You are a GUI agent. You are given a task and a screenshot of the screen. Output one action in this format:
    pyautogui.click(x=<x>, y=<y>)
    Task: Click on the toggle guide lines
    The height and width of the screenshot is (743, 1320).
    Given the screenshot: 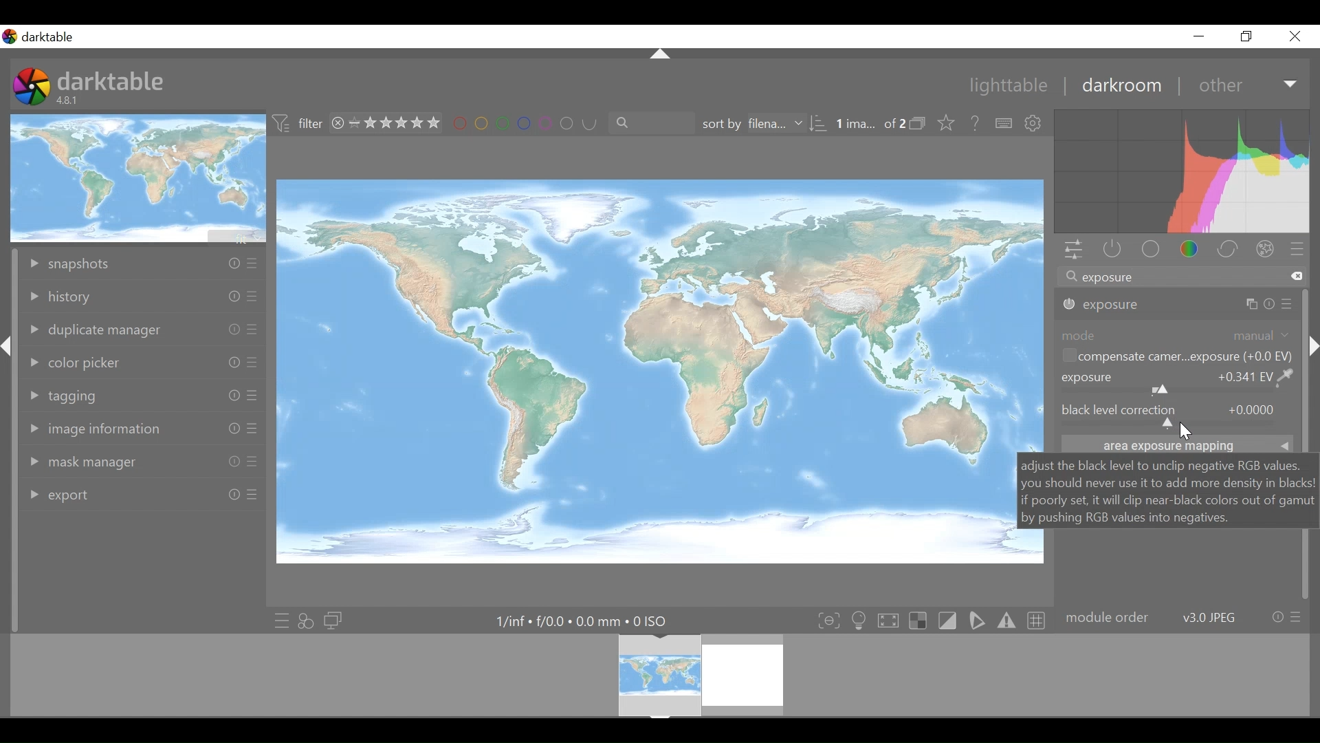 What is the action you would take?
    pyautogui.click(x=1035, y=621)
    